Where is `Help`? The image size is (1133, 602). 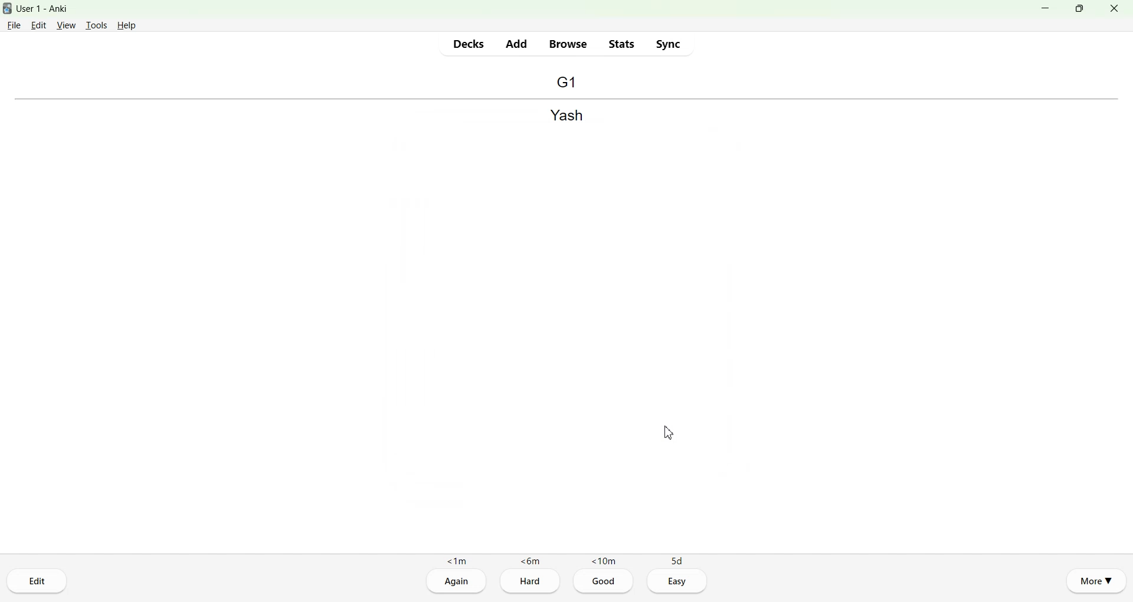 Help is located at coordinates (127, 25).